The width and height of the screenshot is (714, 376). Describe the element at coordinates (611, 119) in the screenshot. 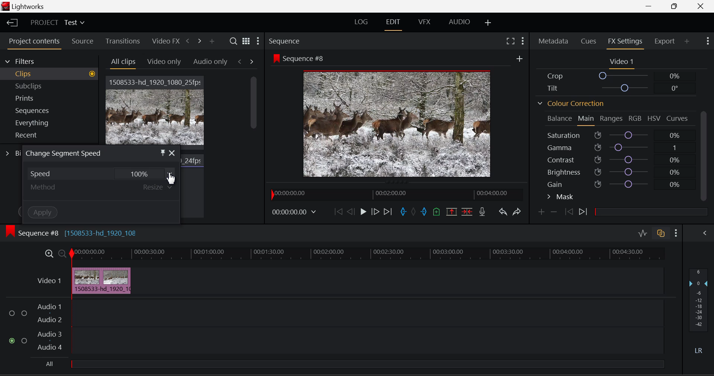

I see `Ranges` at that location.